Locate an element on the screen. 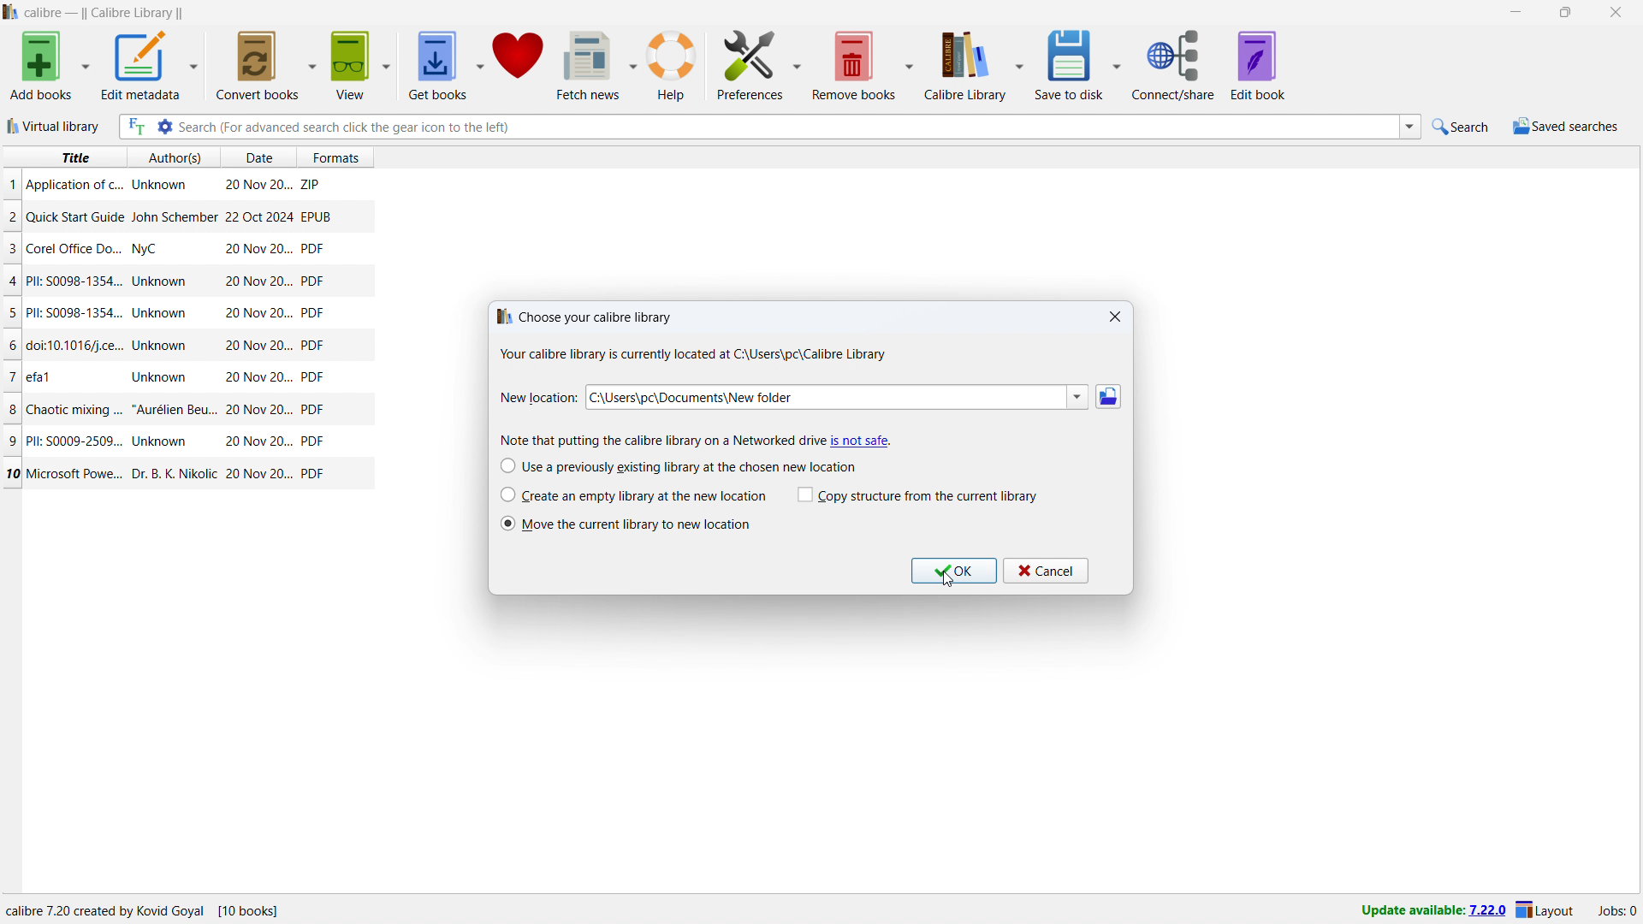 The width and height of the screenshot is (1643, 924). layout is located at coordinates (1545, 911).